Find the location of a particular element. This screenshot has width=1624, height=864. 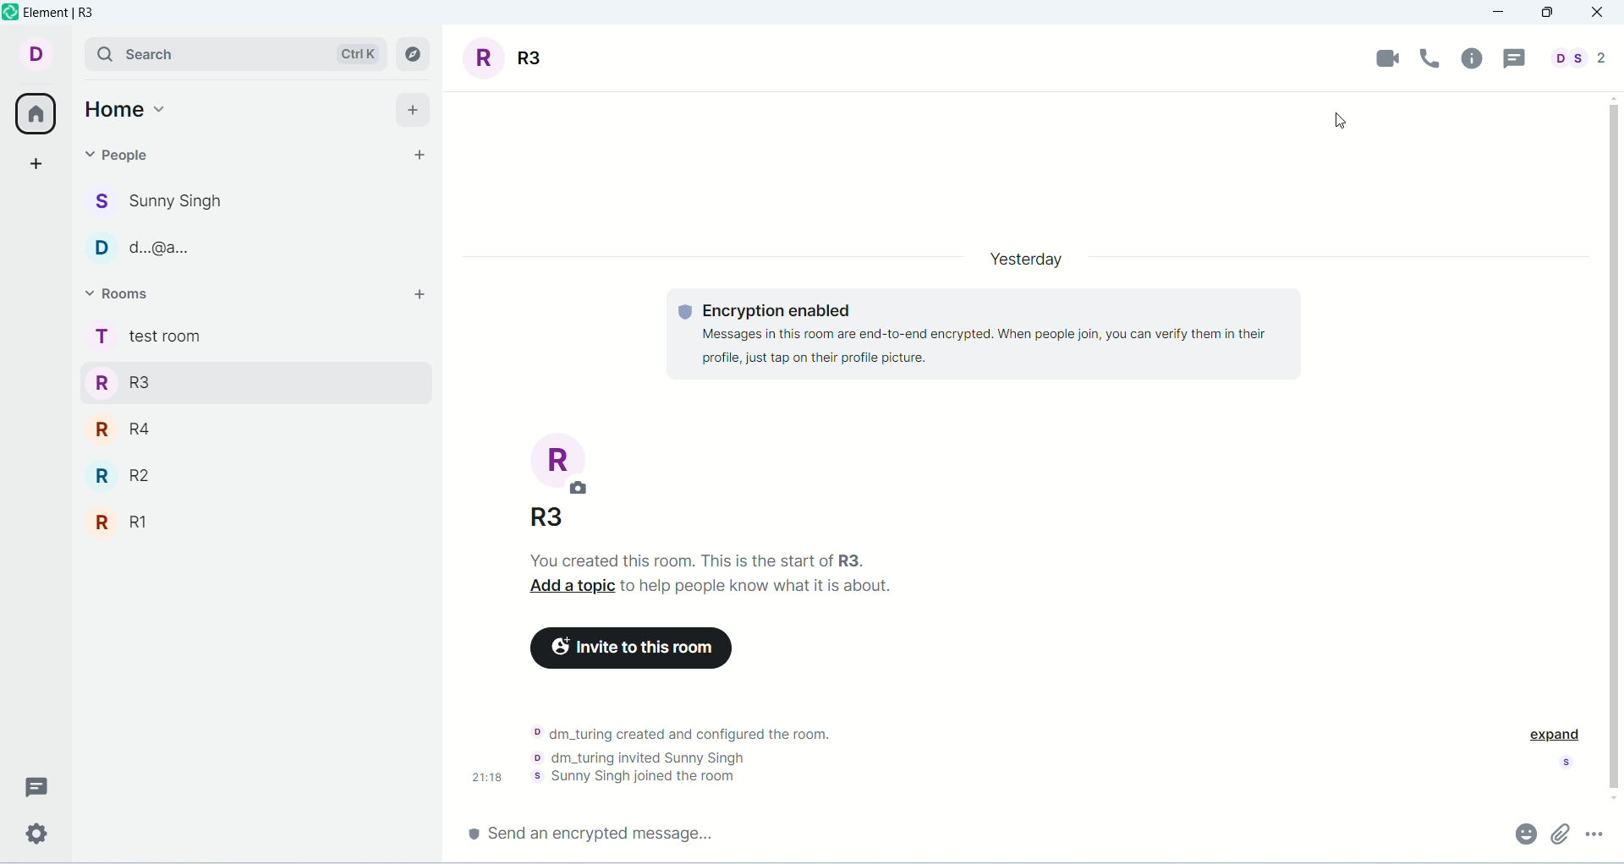

account is located at coordinates (47, 55).